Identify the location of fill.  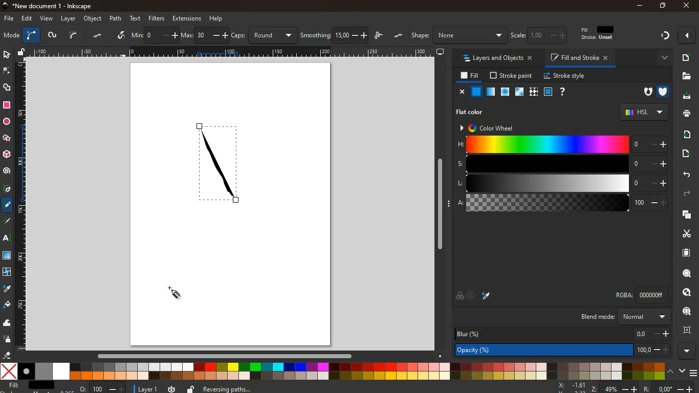
(470, 76).